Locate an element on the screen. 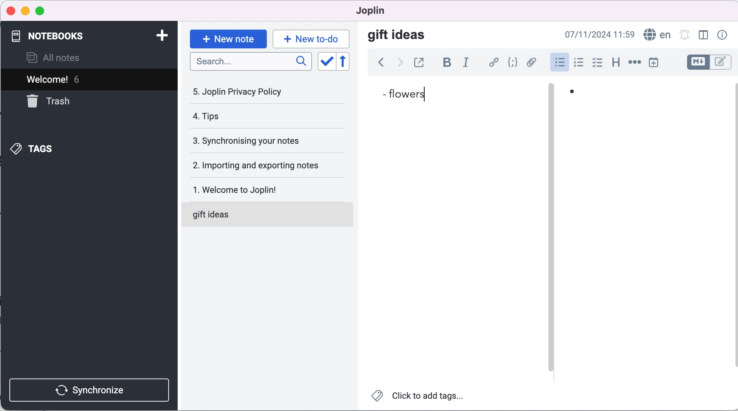 The height and width of the screenshot is (411, 738). new note is located at coordinates (227, 37).